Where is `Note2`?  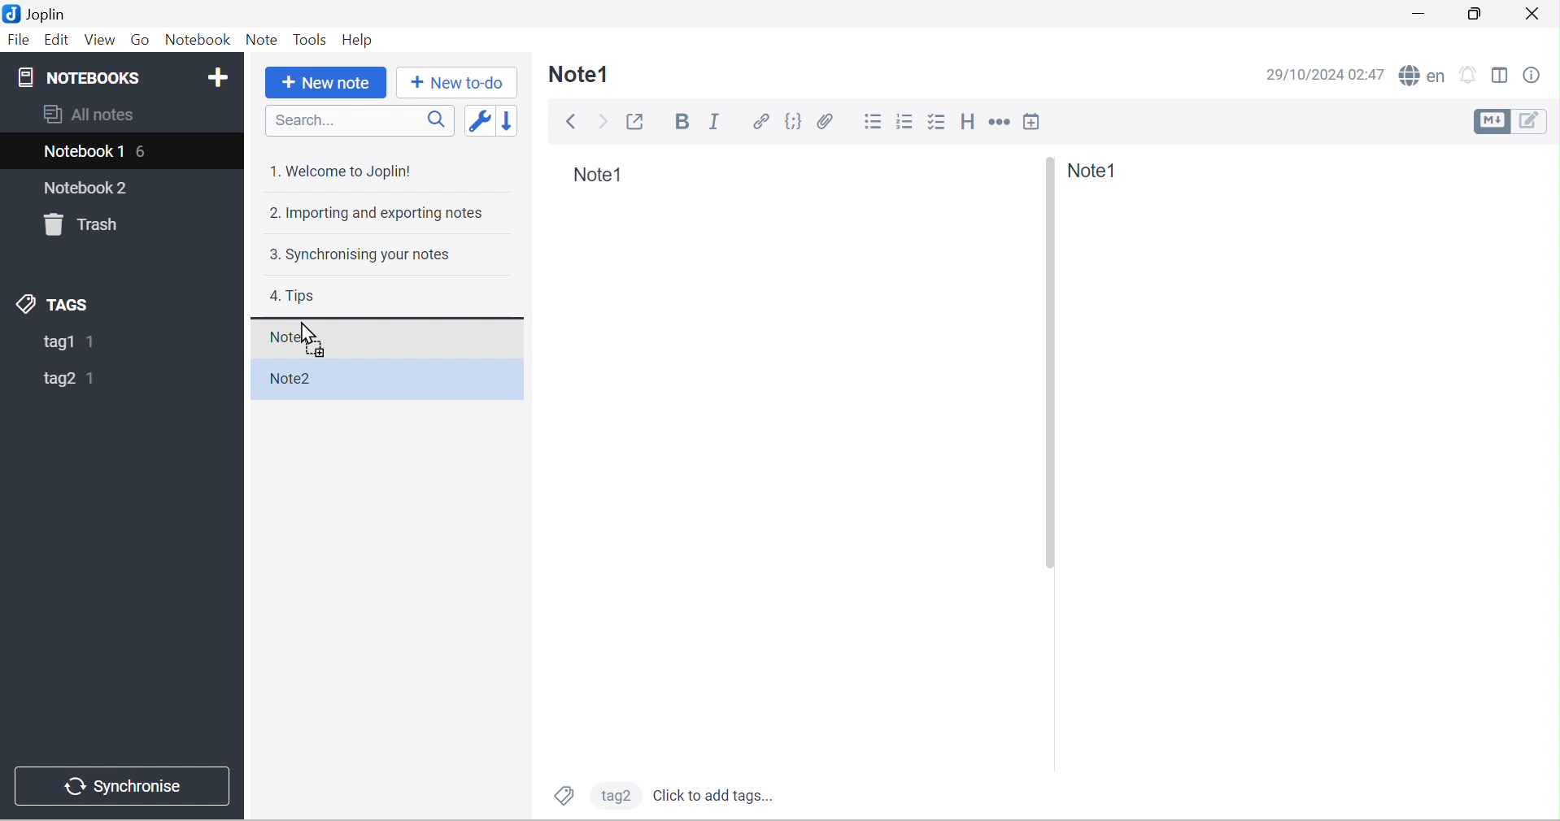 Note2 is located at coordinates (291, 379).